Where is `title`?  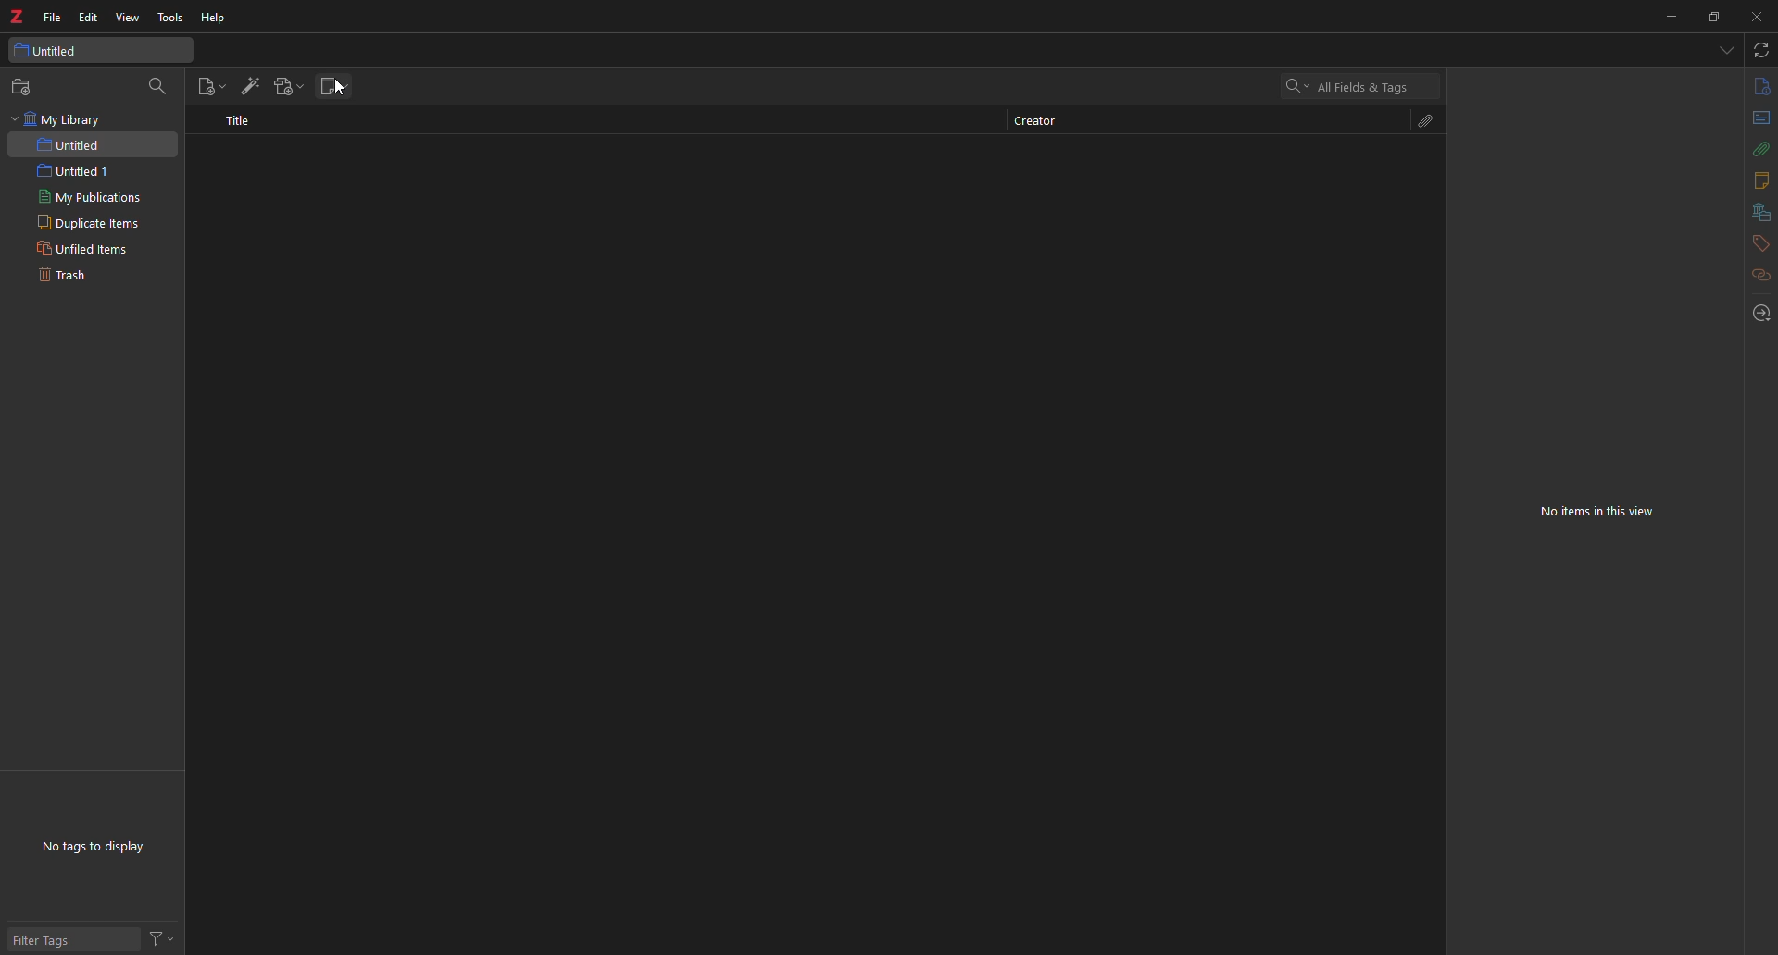
title is located at coordinates (245, 127).